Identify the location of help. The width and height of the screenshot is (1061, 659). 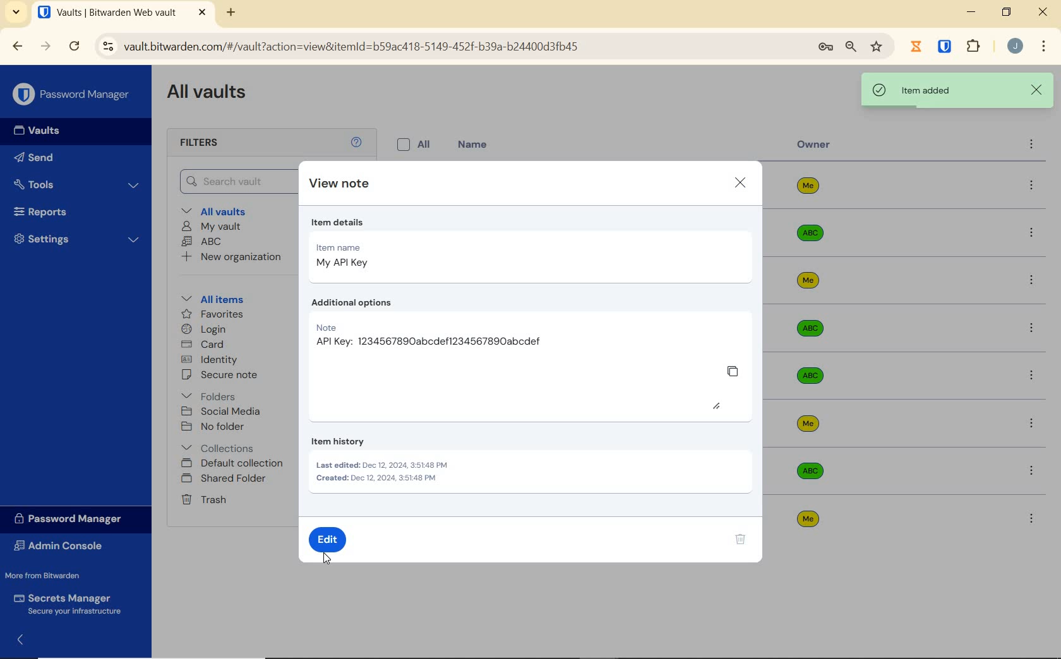
(358, 143).